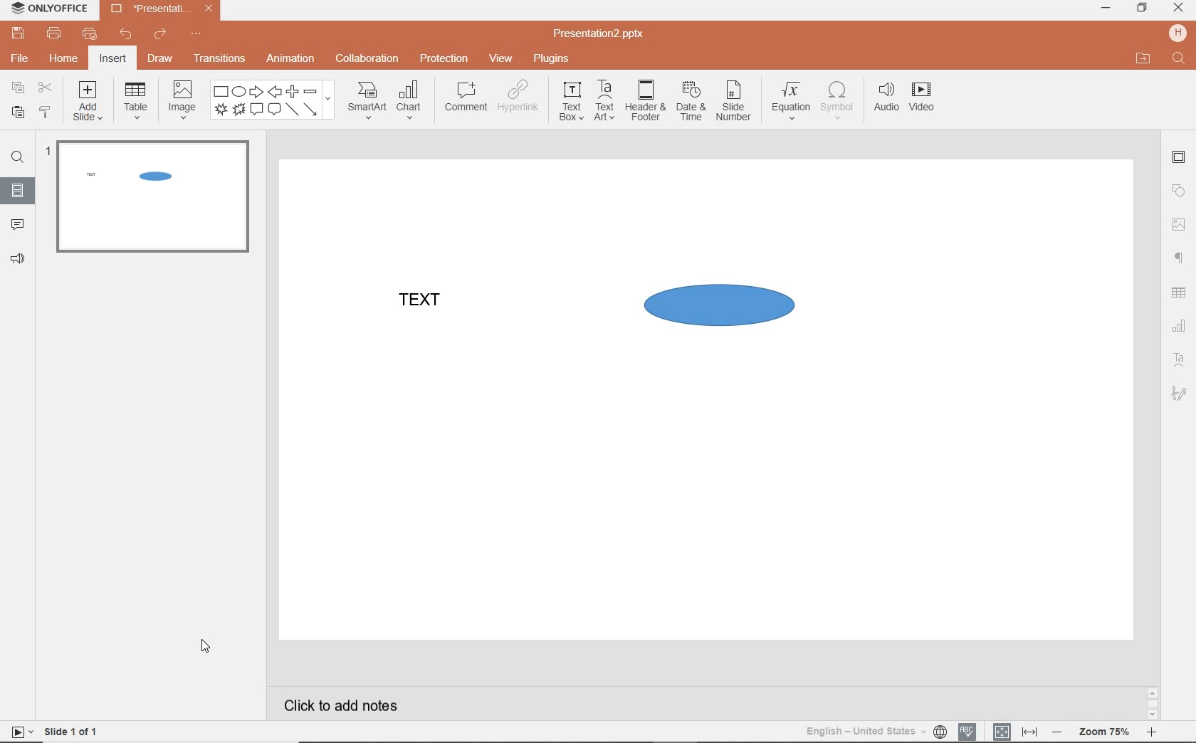 The image size is (1196, 743). Describe the element at coordinates (114, 59) in the screenshot. I see `insert` at that location.